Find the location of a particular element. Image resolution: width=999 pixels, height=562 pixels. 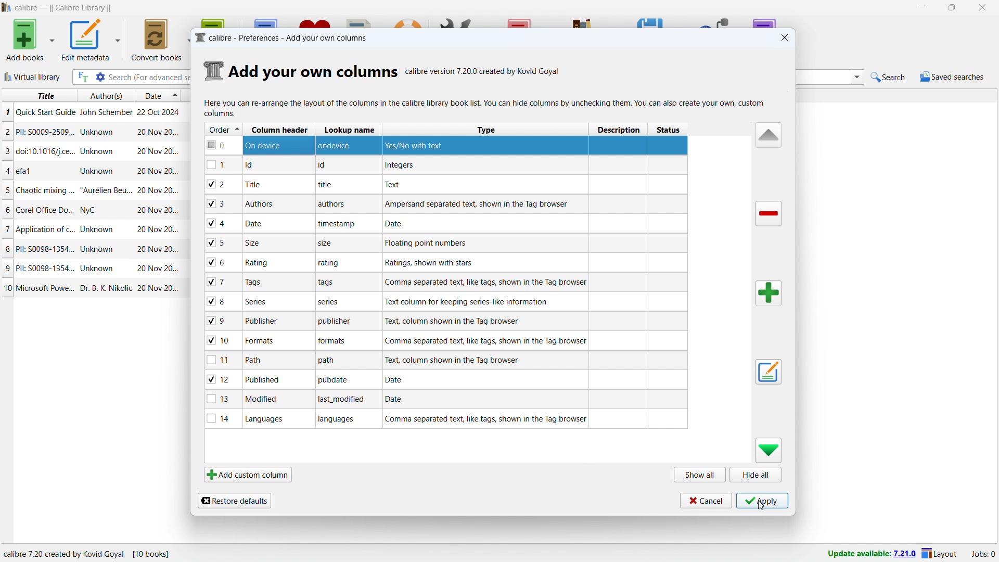

remove column is located at coordinates (770, 213).